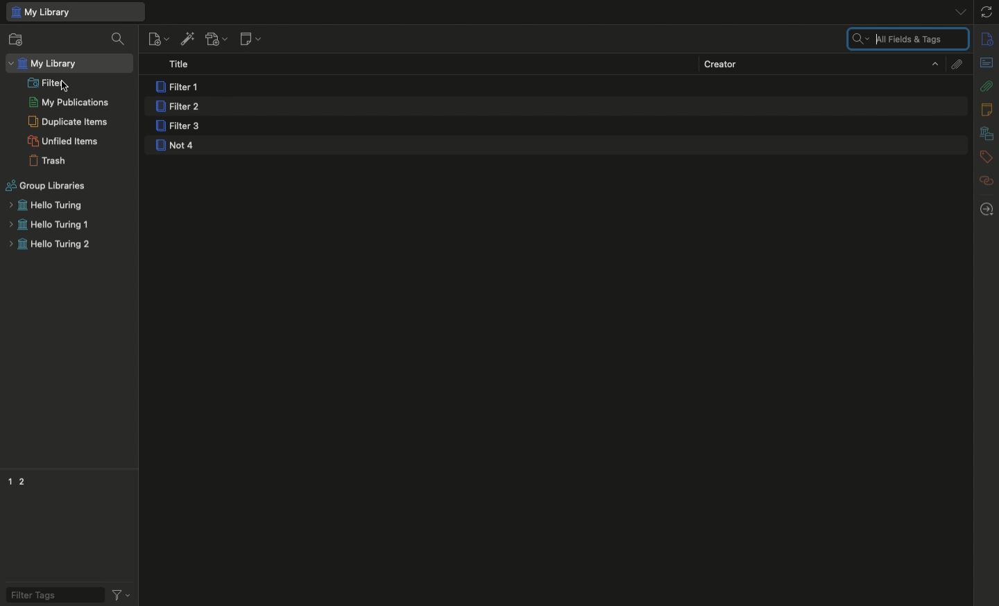 Image resolution: width=999 pixels, height=606 pixels. Describe the element at coordinates (64, 85) in the screenshot. I see `Clicking on saved filter` at that location.